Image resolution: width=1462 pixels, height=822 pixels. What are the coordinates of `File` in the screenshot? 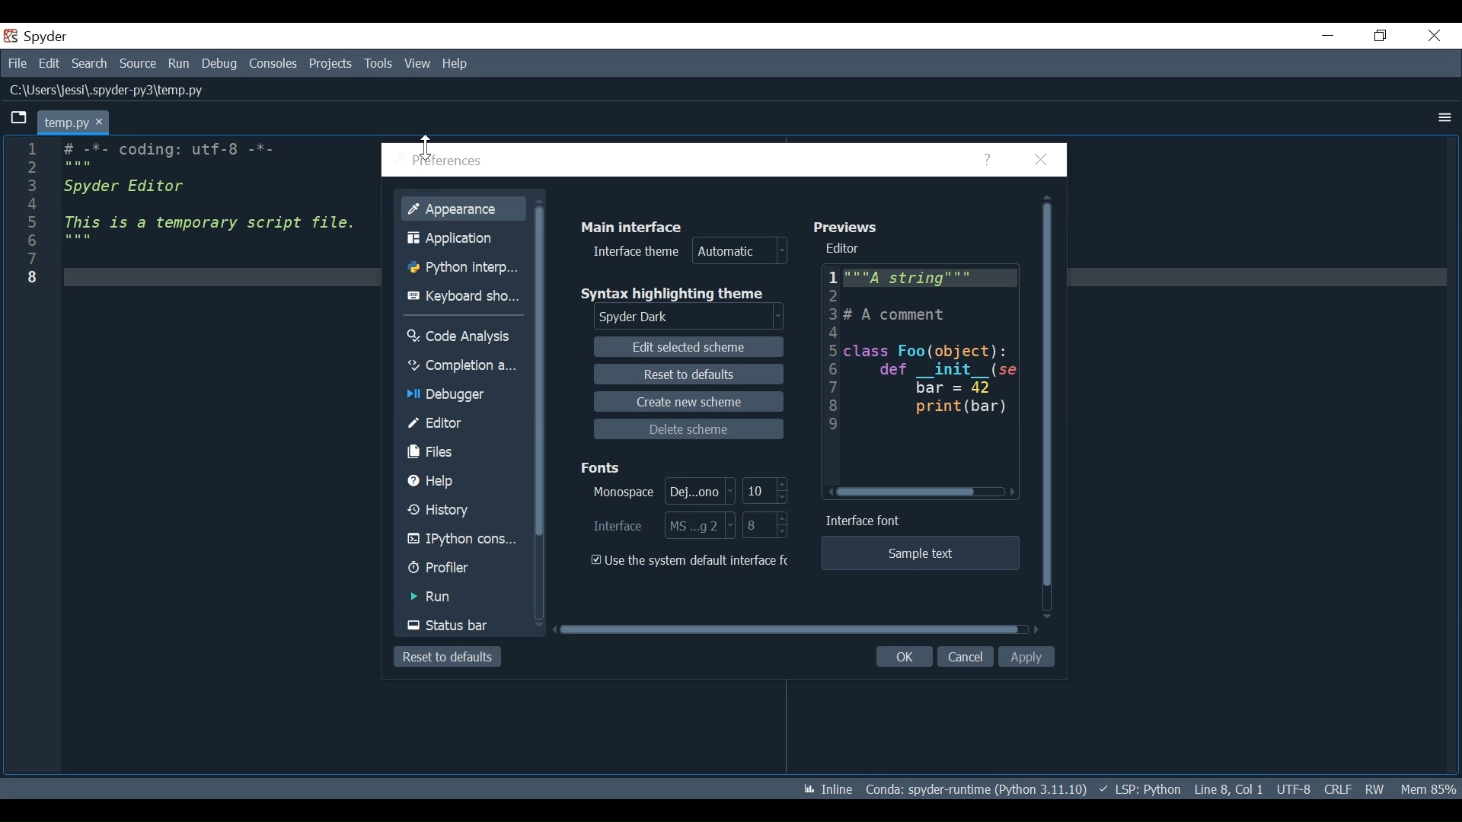 It's located at (19, 65).